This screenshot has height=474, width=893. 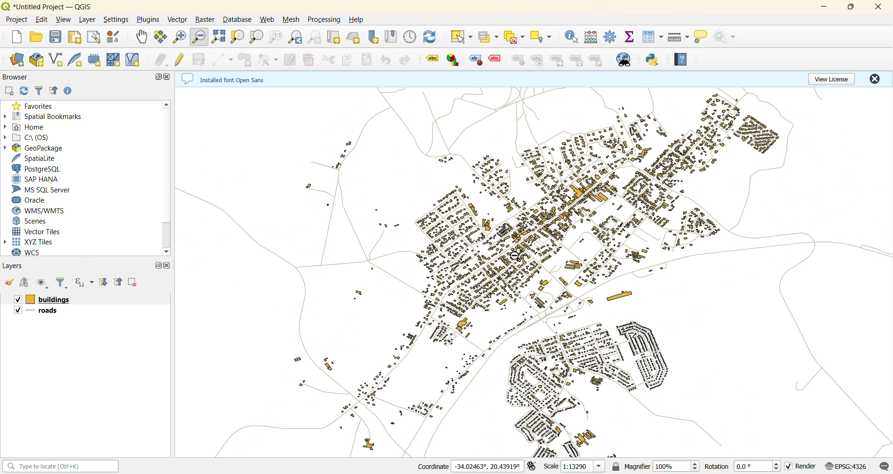 I want to click on edits, so click(x=161, y=60).